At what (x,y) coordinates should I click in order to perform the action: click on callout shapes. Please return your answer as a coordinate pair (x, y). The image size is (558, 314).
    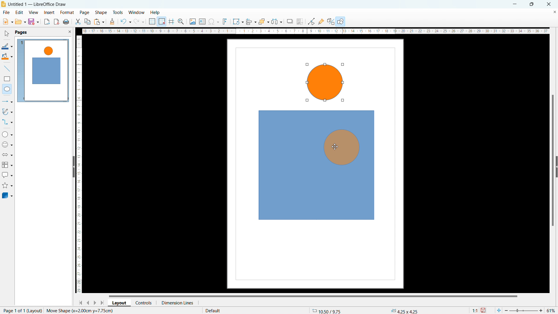
    Looking at the image, I should click on (8, 175).